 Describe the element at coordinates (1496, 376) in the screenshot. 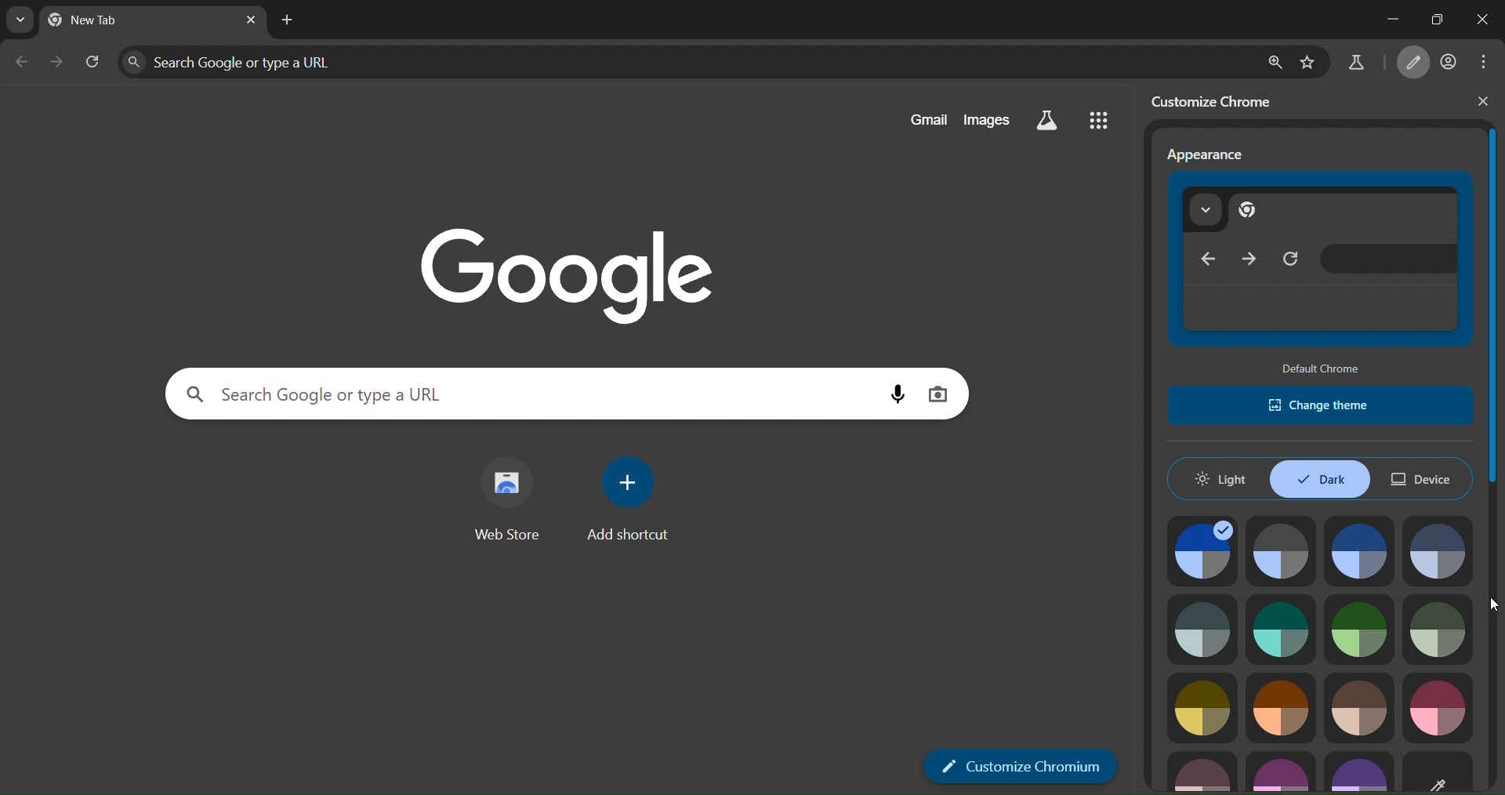

I see `slider` at that location.